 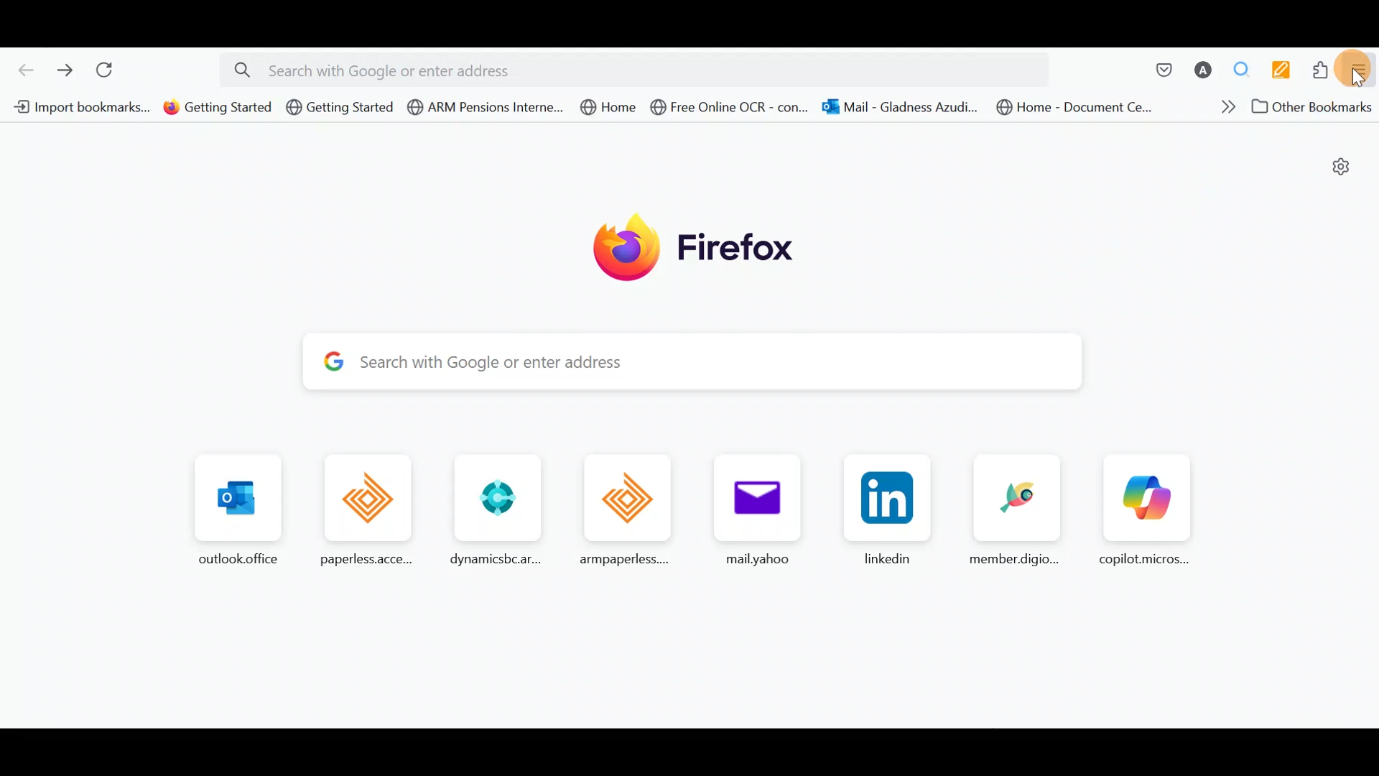 I want to click on @ Getting Started, so click(x=218, y=107).